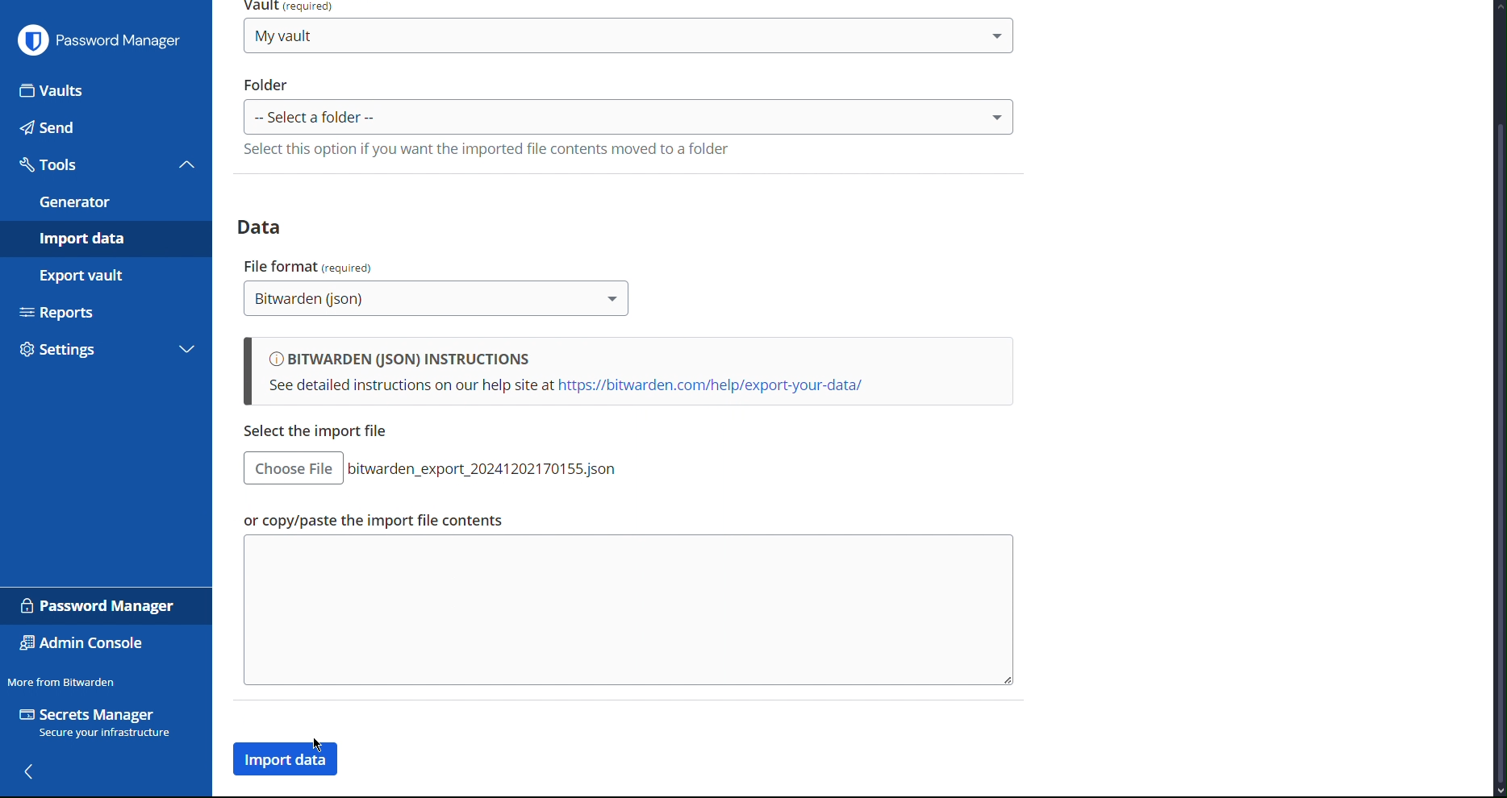  I want to click on Generator, so click(104, 202).